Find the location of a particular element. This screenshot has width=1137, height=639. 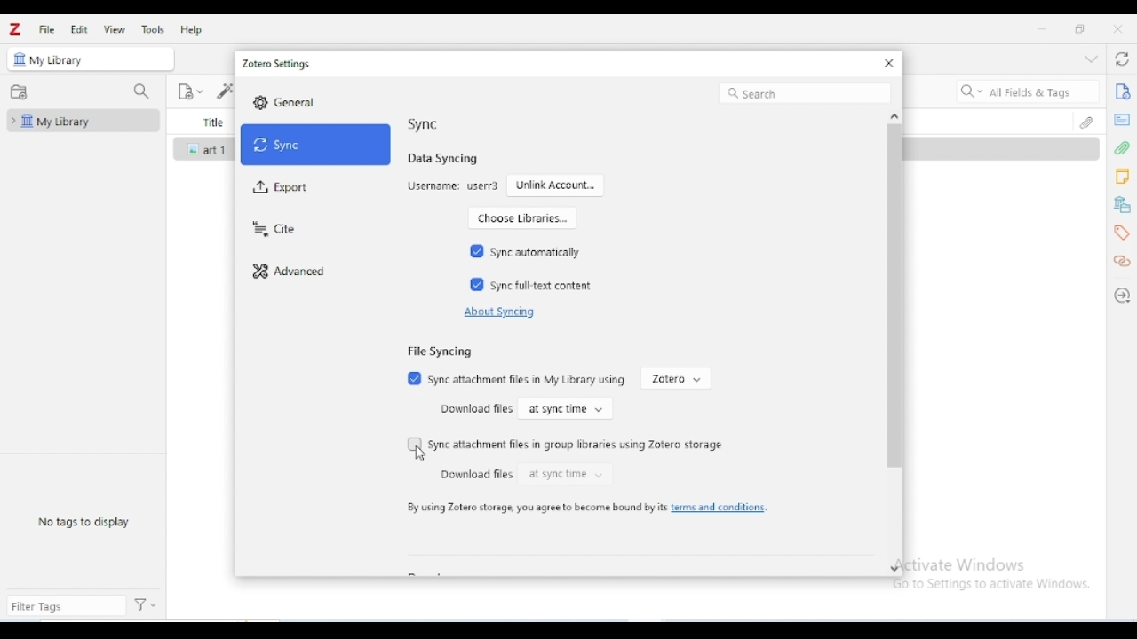

data syncing is located at coordinates (443, 158).